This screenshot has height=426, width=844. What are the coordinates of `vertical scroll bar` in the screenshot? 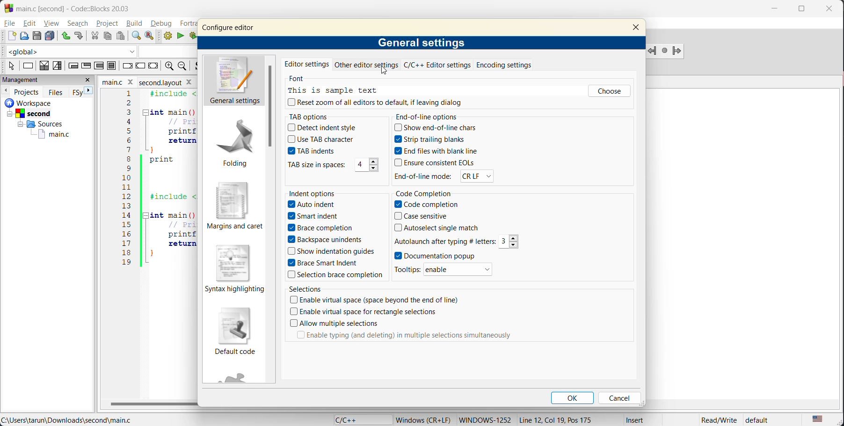 It's located at (269, 108).